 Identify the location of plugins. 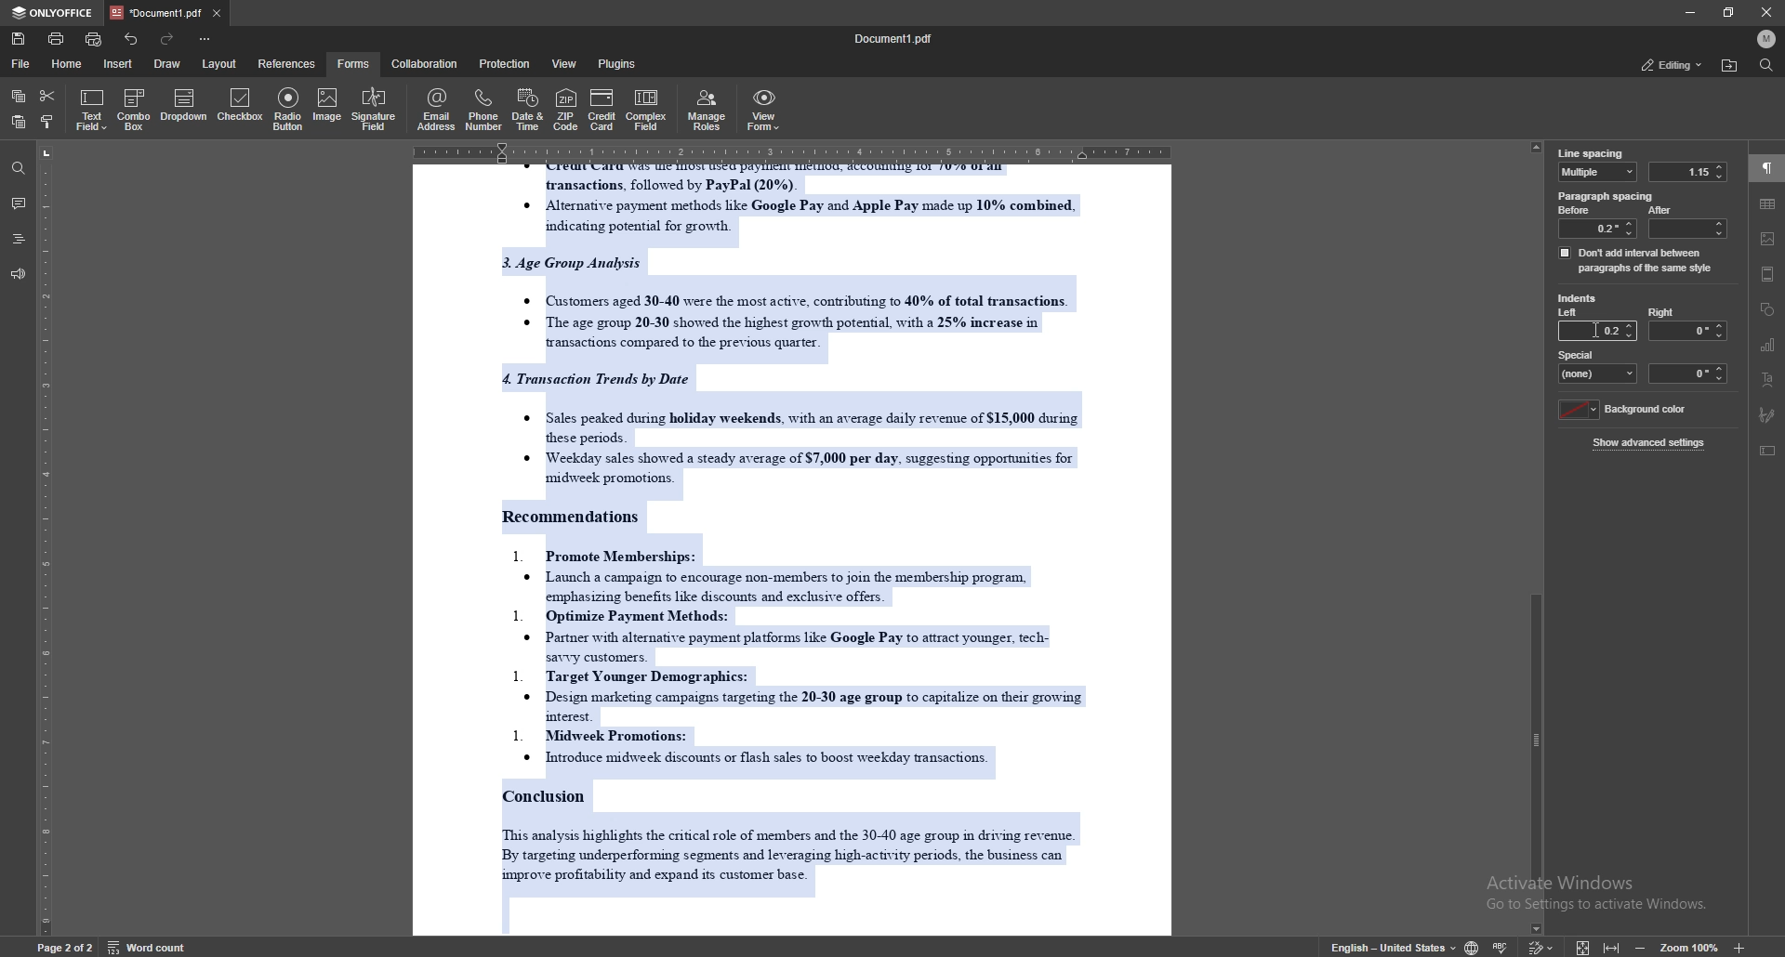
(619, 63).